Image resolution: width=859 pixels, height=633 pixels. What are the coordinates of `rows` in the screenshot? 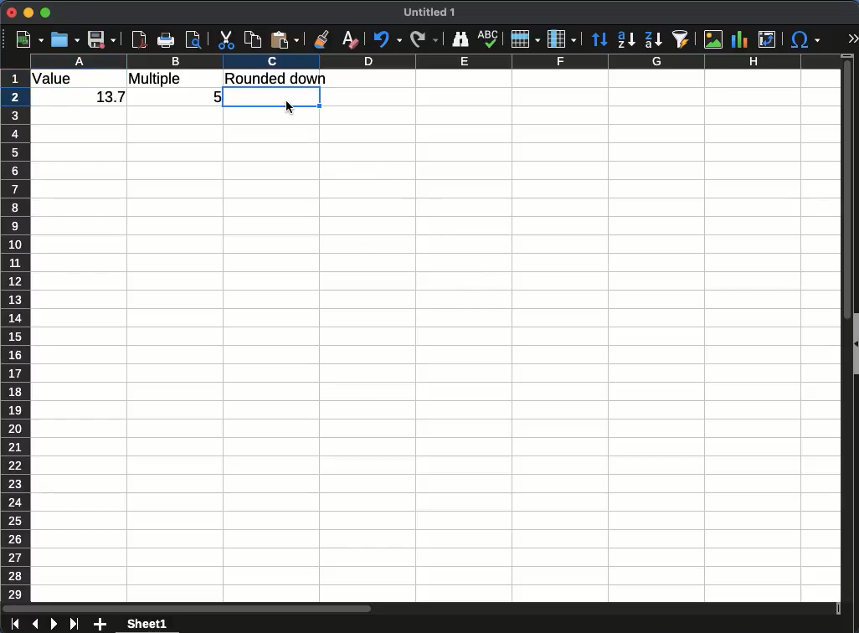 It's located at (526, 39).